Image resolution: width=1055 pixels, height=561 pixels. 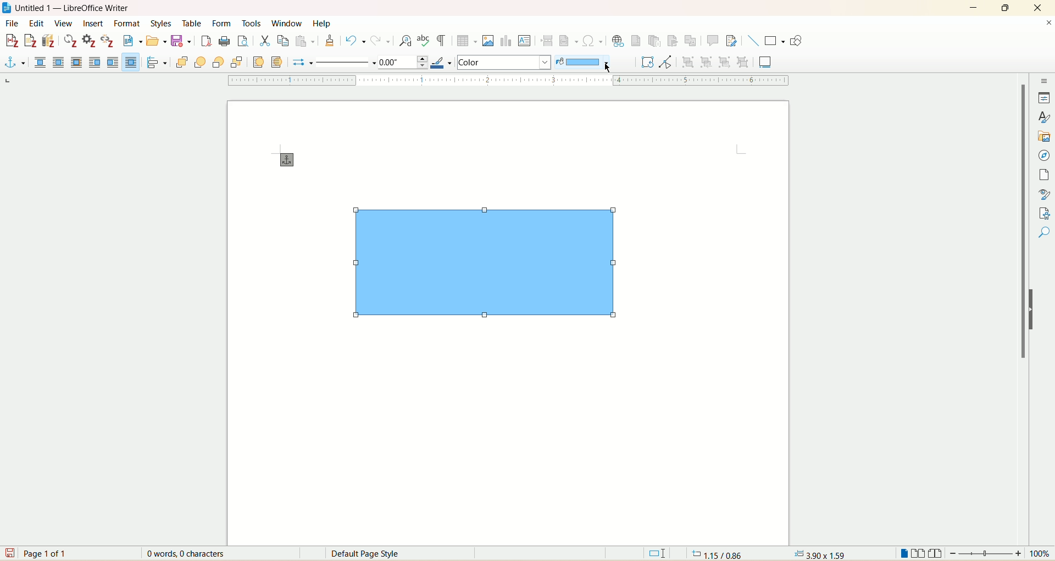 I want to click on style, so click(x=1045, y=118).